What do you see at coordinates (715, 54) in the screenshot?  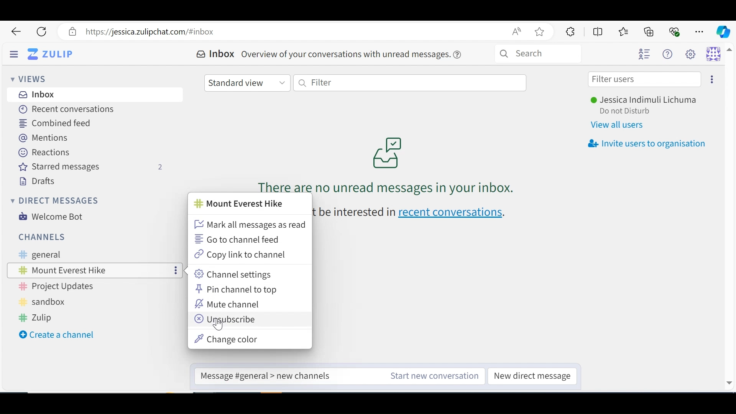 I see `Personal menu` at bounding box center [715, 54].